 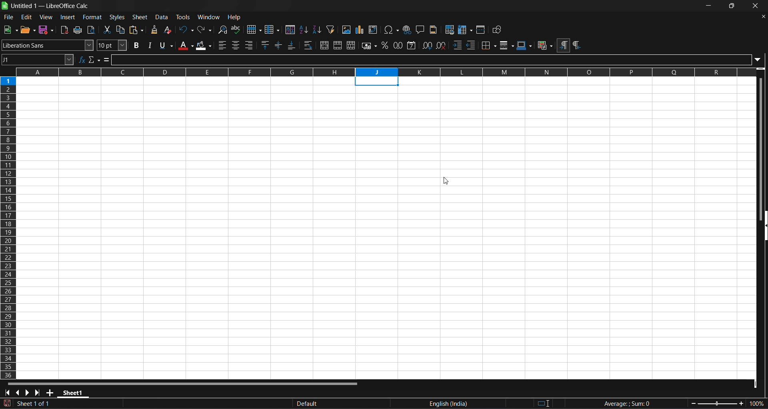 What do you see at coordinates (408, 30) in the screenshot?
I see `insert hyperlink` at bounding box center [408, 30].